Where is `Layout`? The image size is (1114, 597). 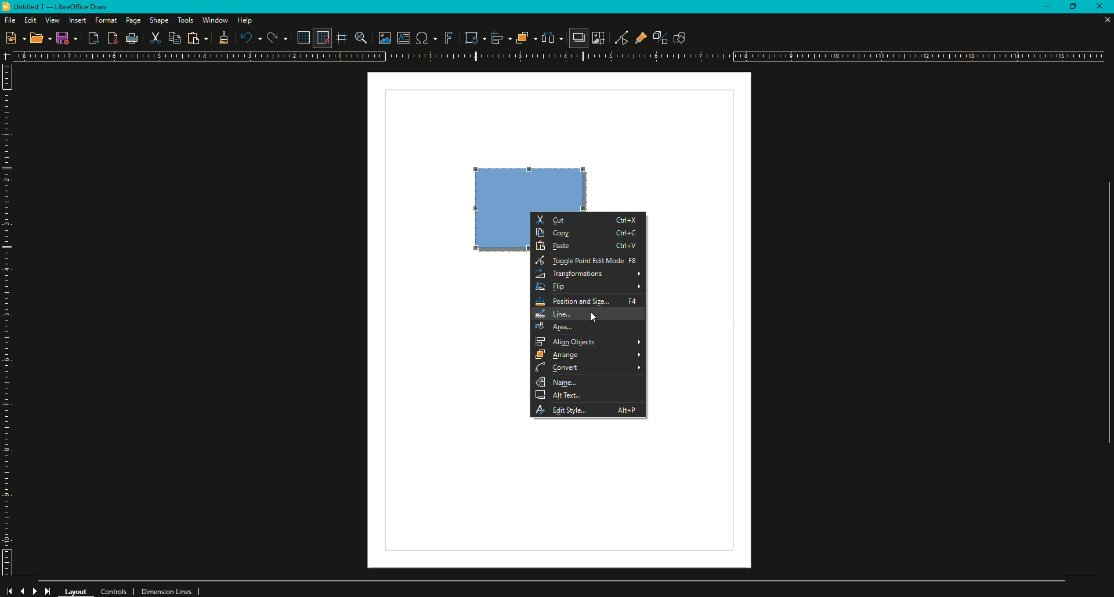 Layout is located at coordinates (77, 590).